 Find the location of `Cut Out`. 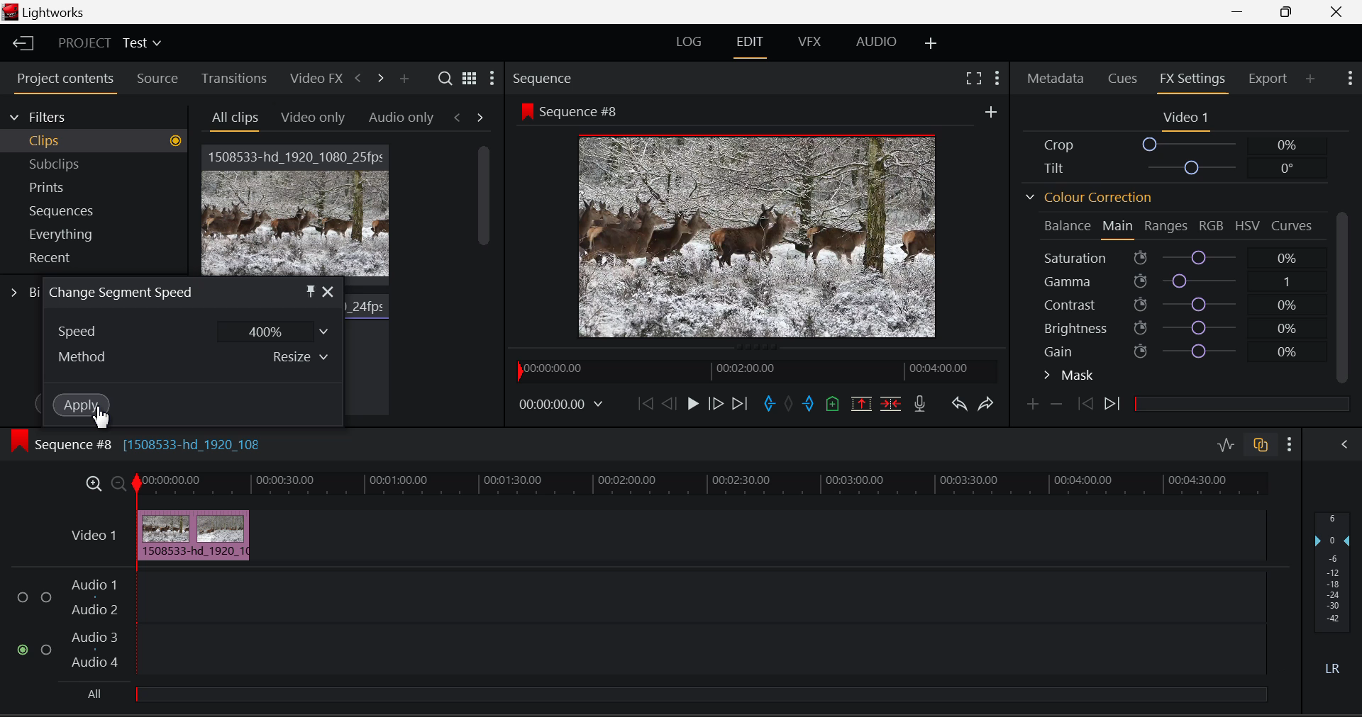

Cut Out is located at coordinates (809, 405).